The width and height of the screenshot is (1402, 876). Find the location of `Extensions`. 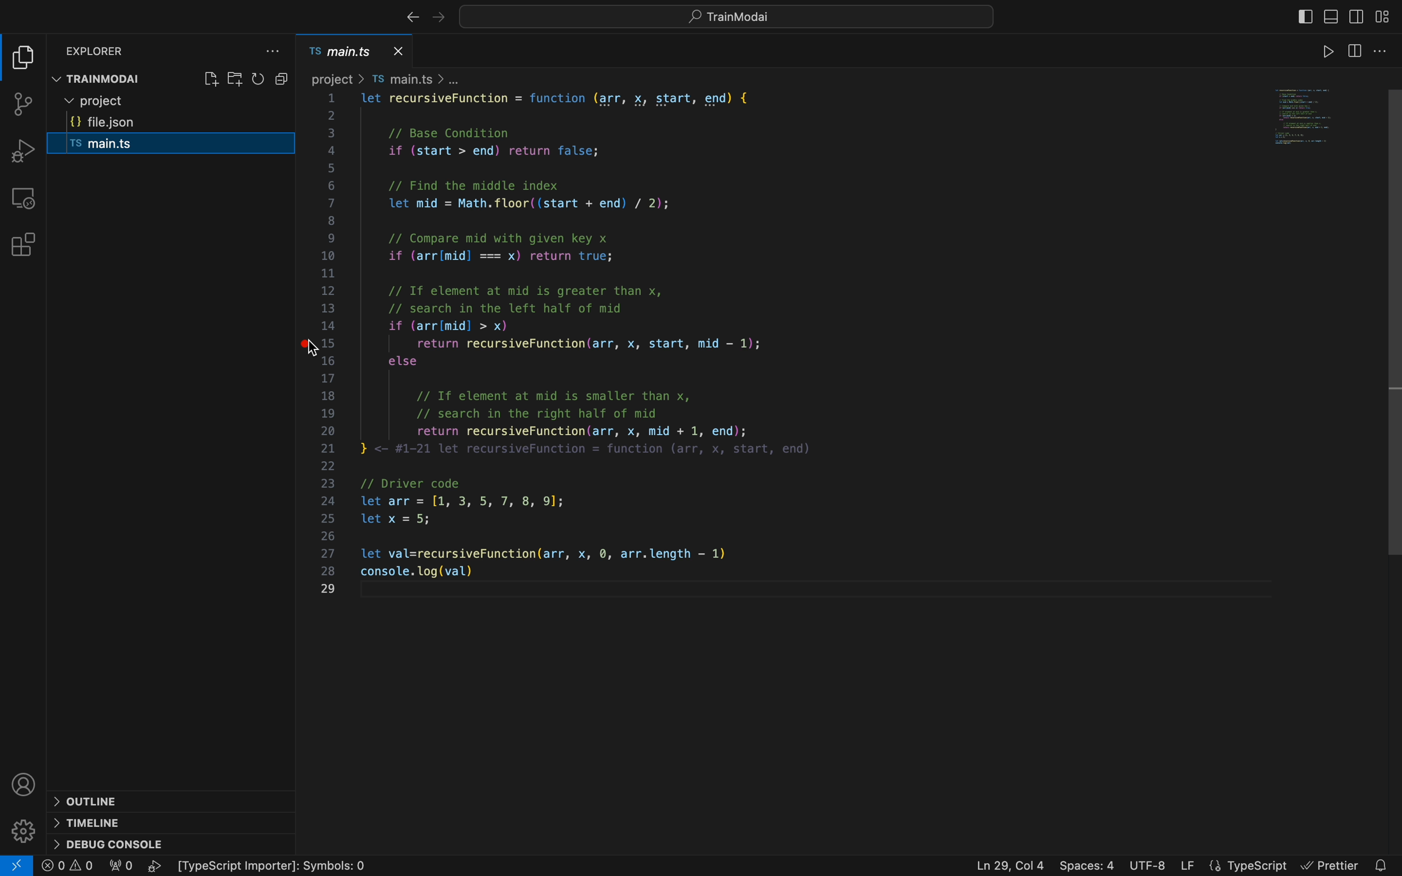

Extensions is located at coordinates (25, 245).